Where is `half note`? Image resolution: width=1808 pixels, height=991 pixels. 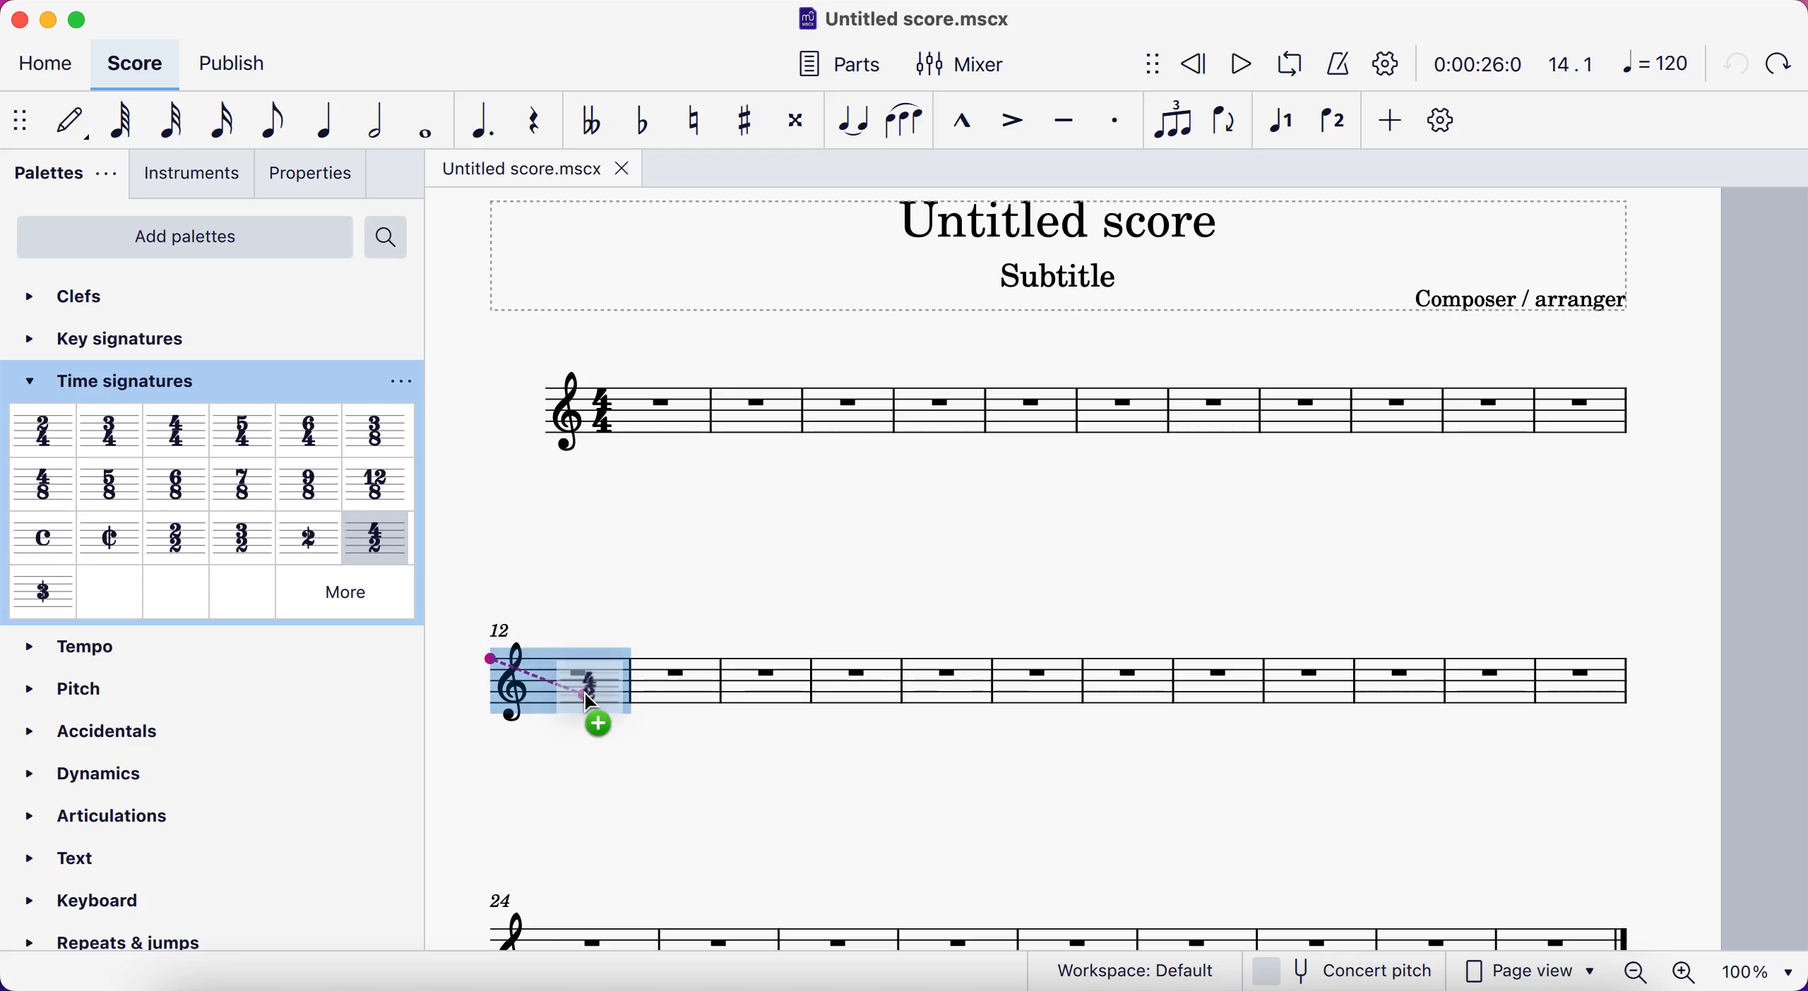
half note is located at coordinates (375, 119).